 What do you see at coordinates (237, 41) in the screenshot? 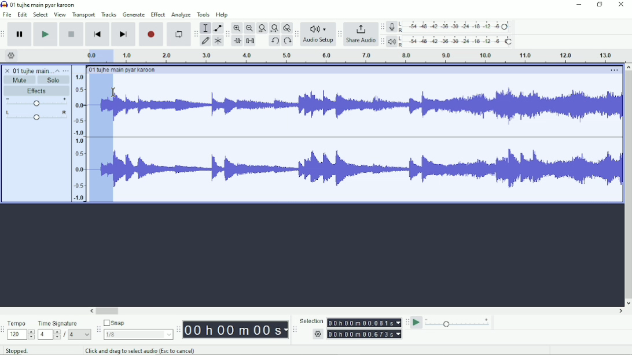
I see `Trim audio outside selection` at bounding box center [237, 41].